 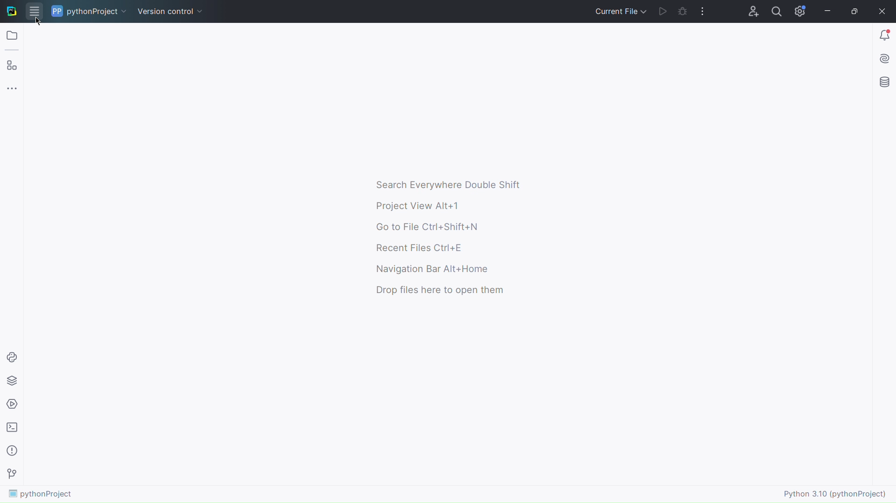 What do you see at coordinates (12, 87) in the screenshot?
I see `More` at bounding box center [12, 87].